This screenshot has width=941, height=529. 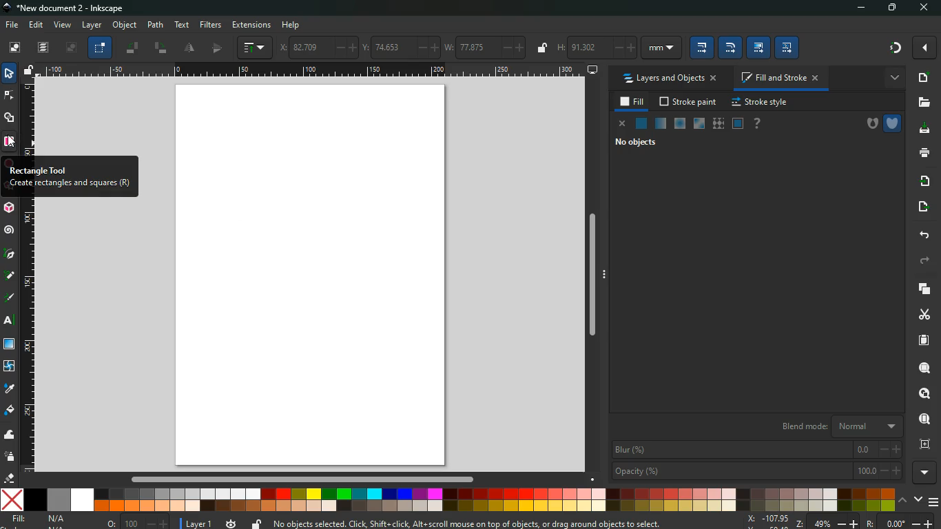 I want to click on receive, so click(x=927, y=182).